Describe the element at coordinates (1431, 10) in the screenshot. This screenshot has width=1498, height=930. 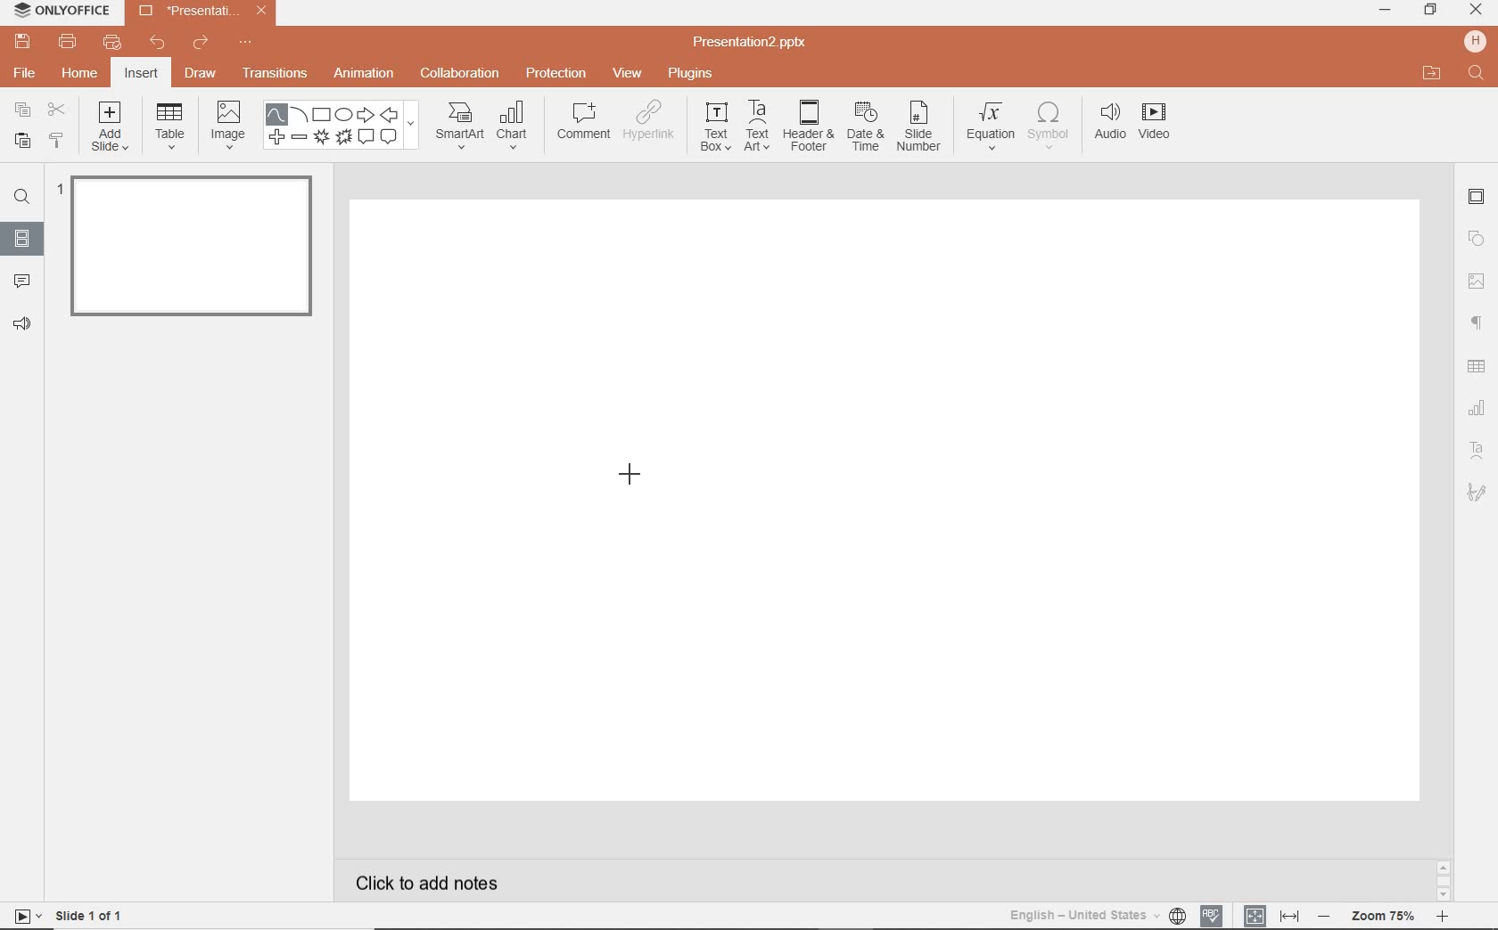
I see `RESTORE` at that location.